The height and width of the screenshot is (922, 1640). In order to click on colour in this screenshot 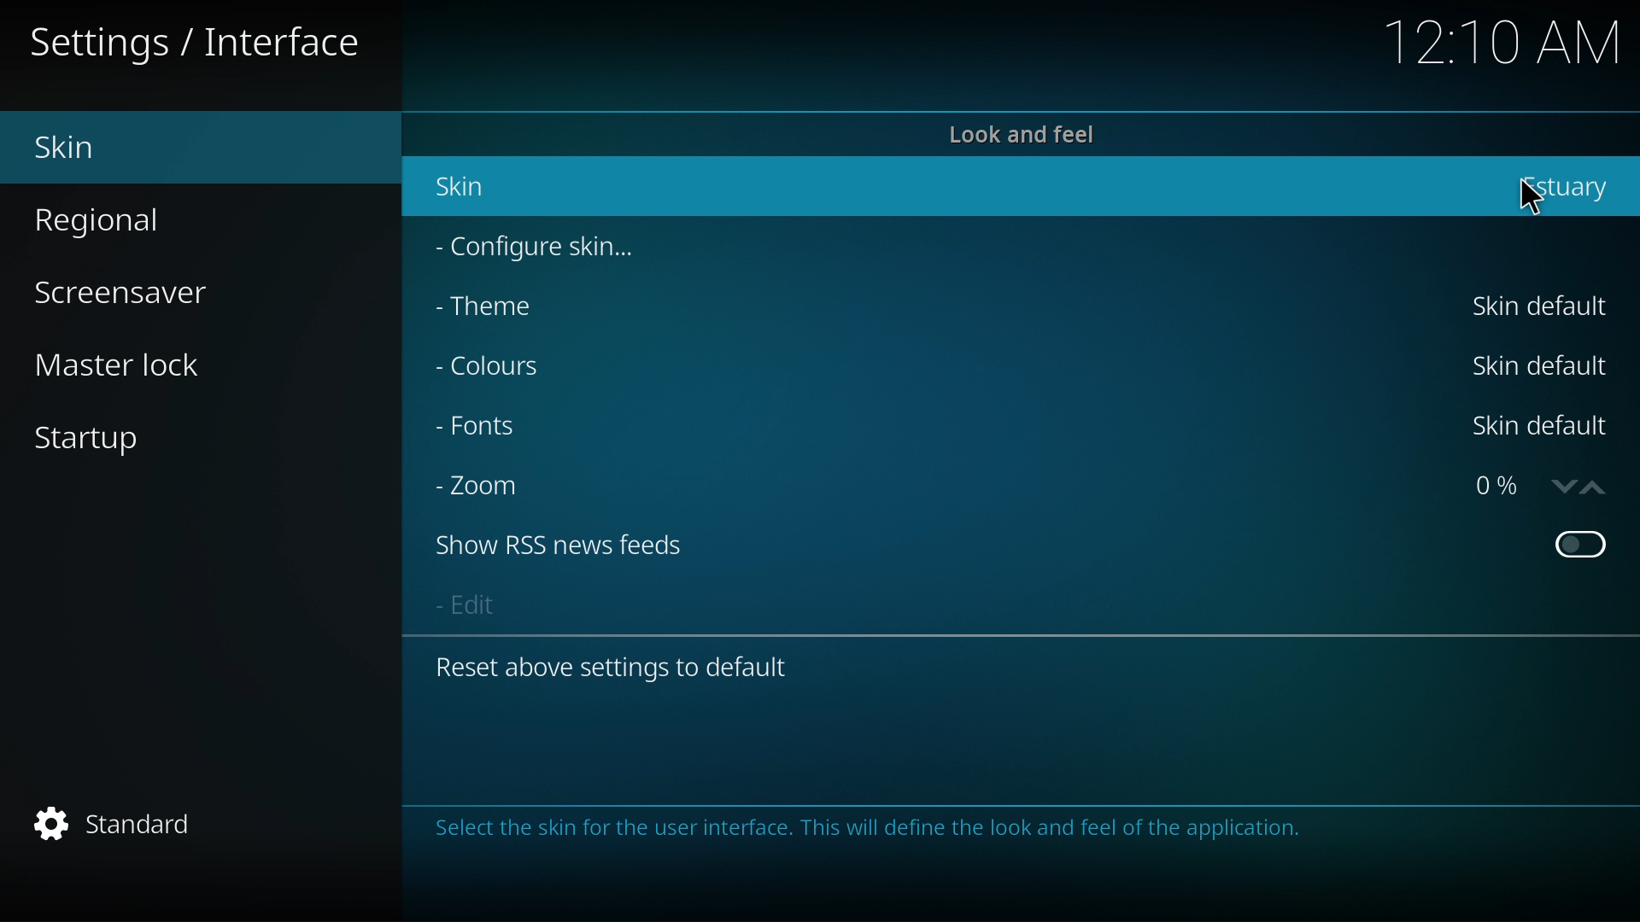, I will do `click(486, 367)`.